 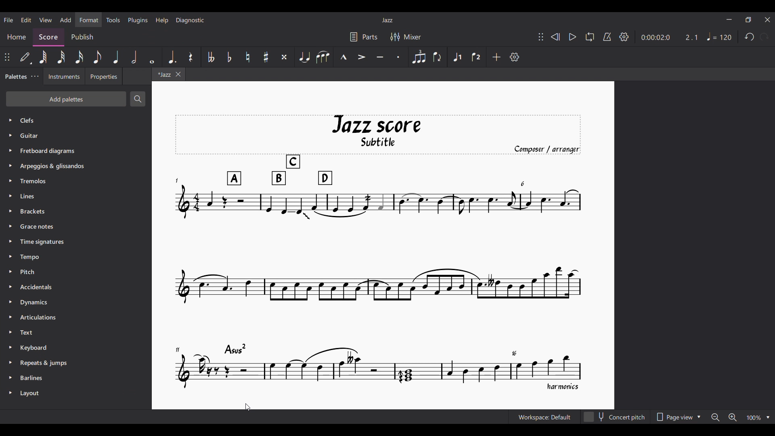 What do you see at coordinates (25, 57) in the screenshot?
I see `Default` at bounding box center [25, 57].